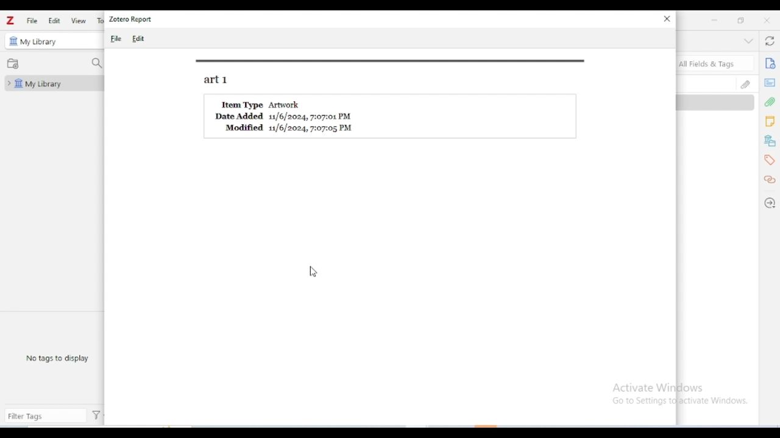  What do you see at coordinates (682, 401) in the screenshot?
I see `Go to Settings to activate Windows.` at bounding box center [682, 401].